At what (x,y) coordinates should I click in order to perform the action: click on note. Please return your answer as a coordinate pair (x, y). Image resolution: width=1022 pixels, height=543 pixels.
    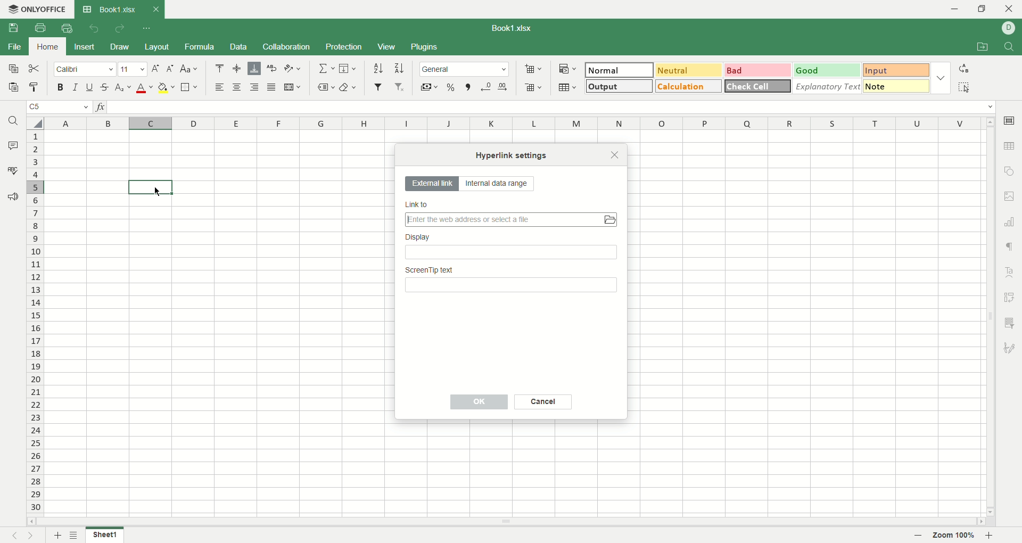
    Looking at the image, I should click on (896, 86).